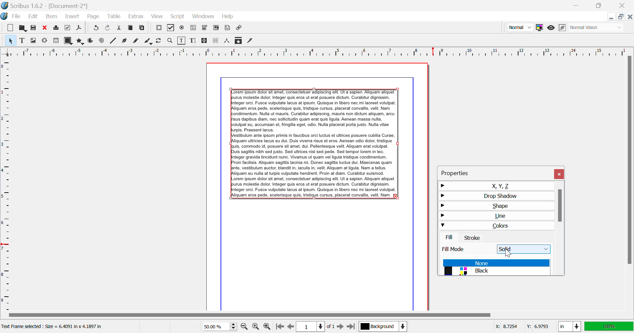 The image size is (634, 333). I want to click on Pdf Radio Button, so click(182, 28).